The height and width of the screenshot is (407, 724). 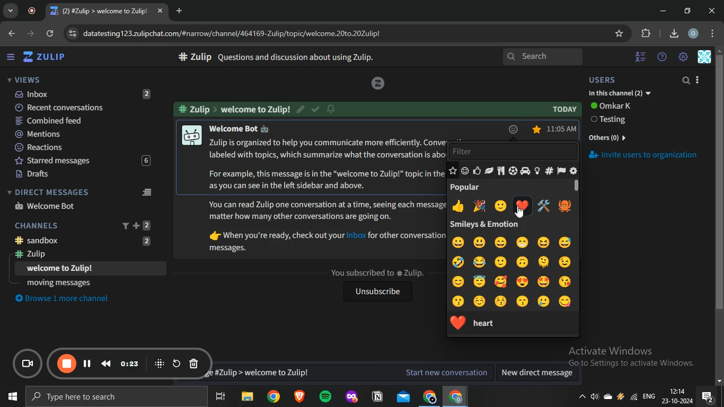 I want to click on channels, so click(x=84, y=225).